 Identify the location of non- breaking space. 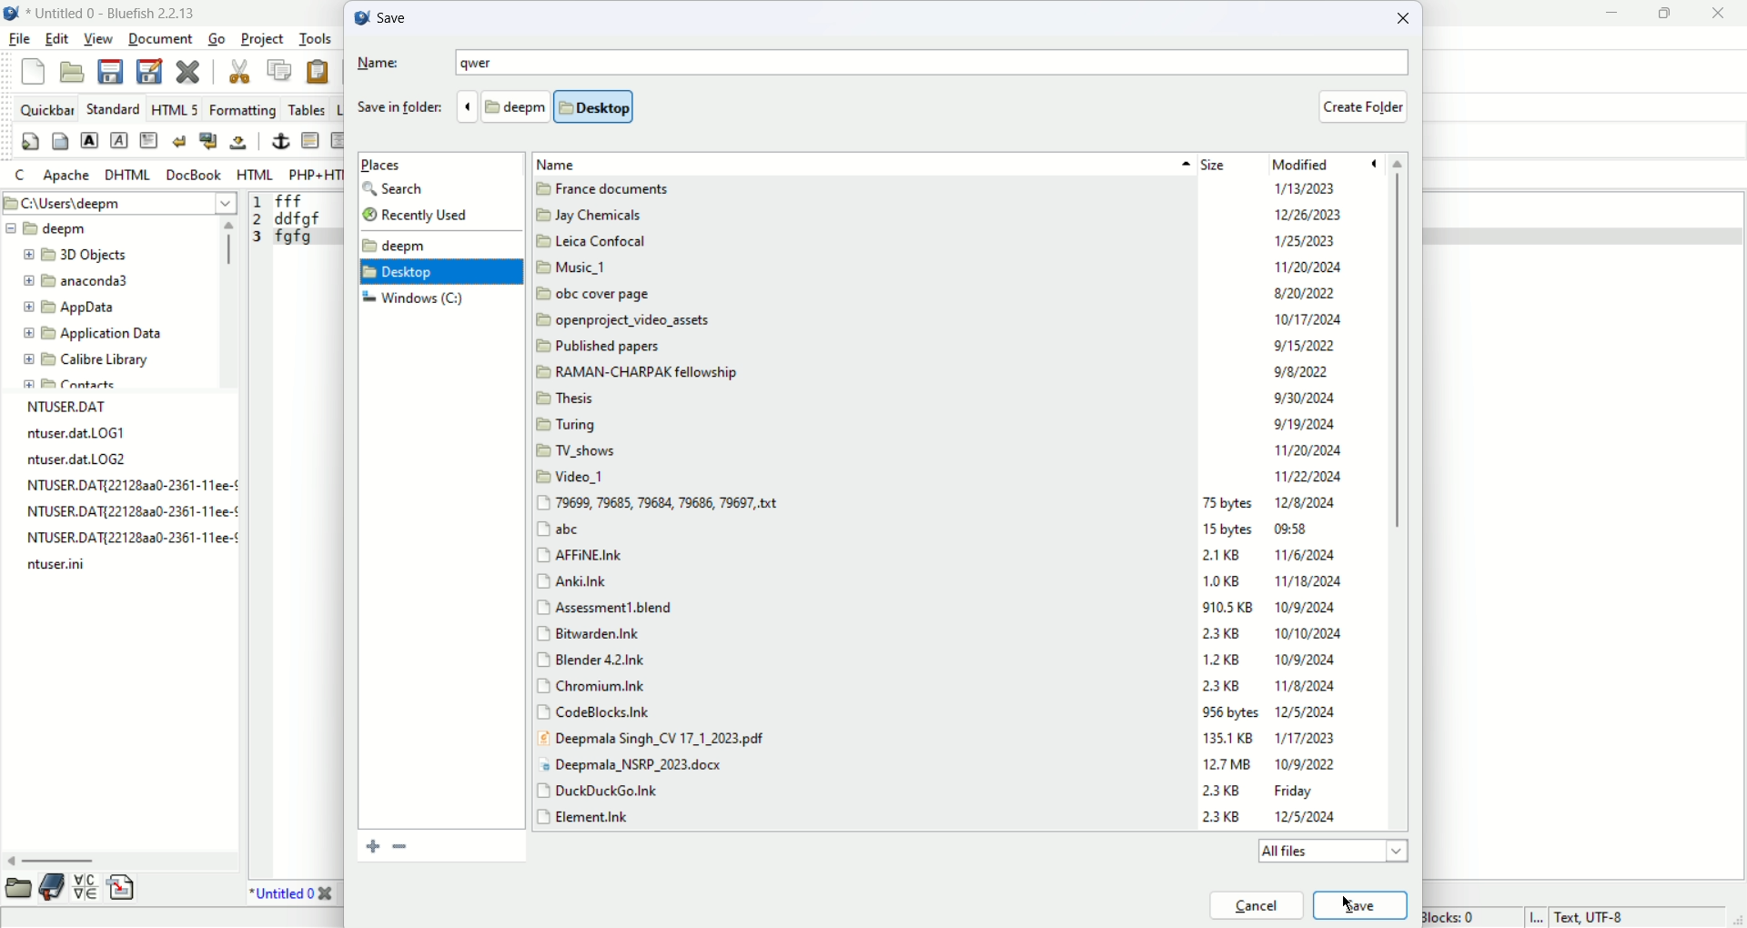
(239, 144).